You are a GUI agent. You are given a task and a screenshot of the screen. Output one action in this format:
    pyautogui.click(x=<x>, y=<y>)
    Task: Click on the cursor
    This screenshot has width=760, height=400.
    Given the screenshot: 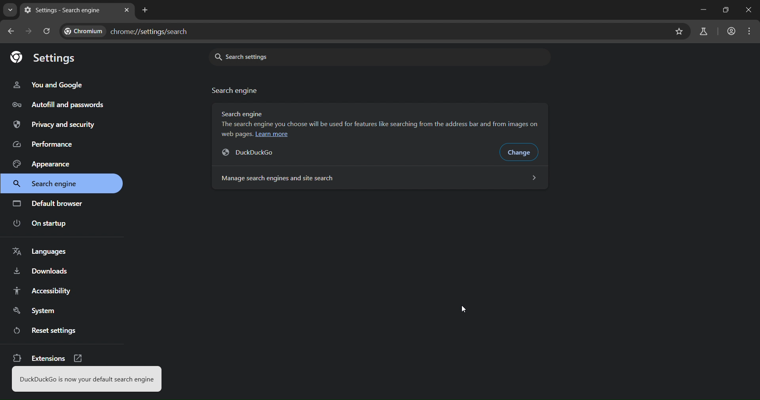 What is the action you would take?
    pyautogui.click(x=464, y=309)
    